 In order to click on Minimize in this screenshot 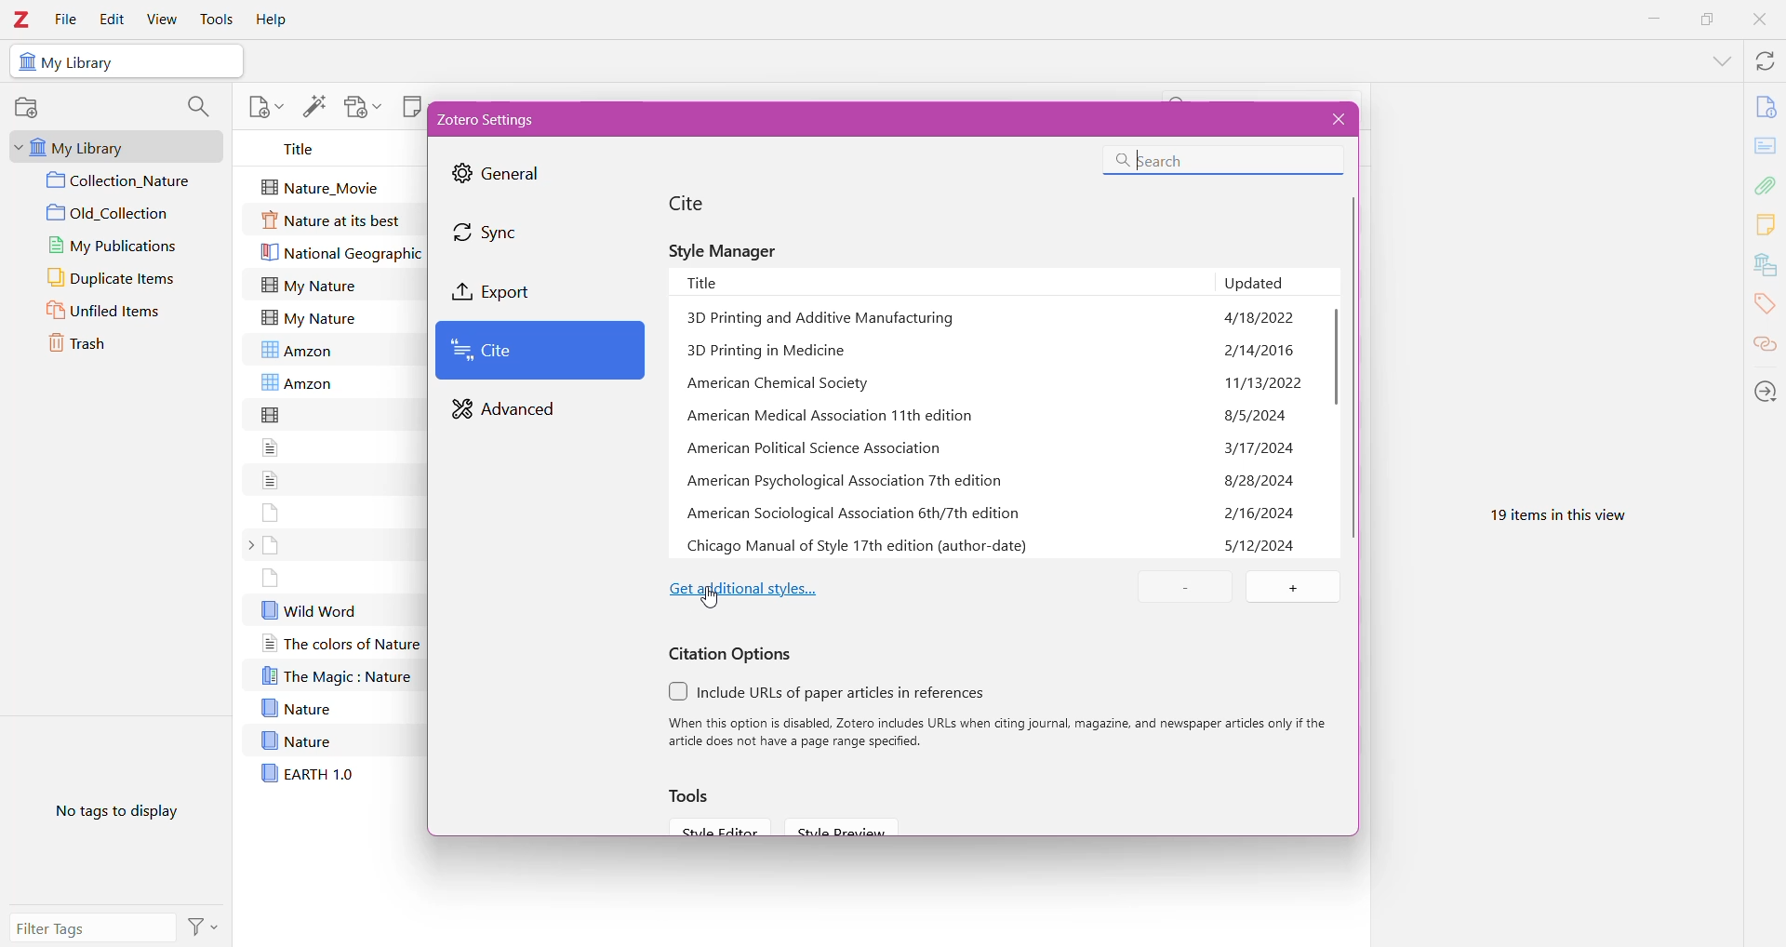, I will do `click(1656, 20)`.